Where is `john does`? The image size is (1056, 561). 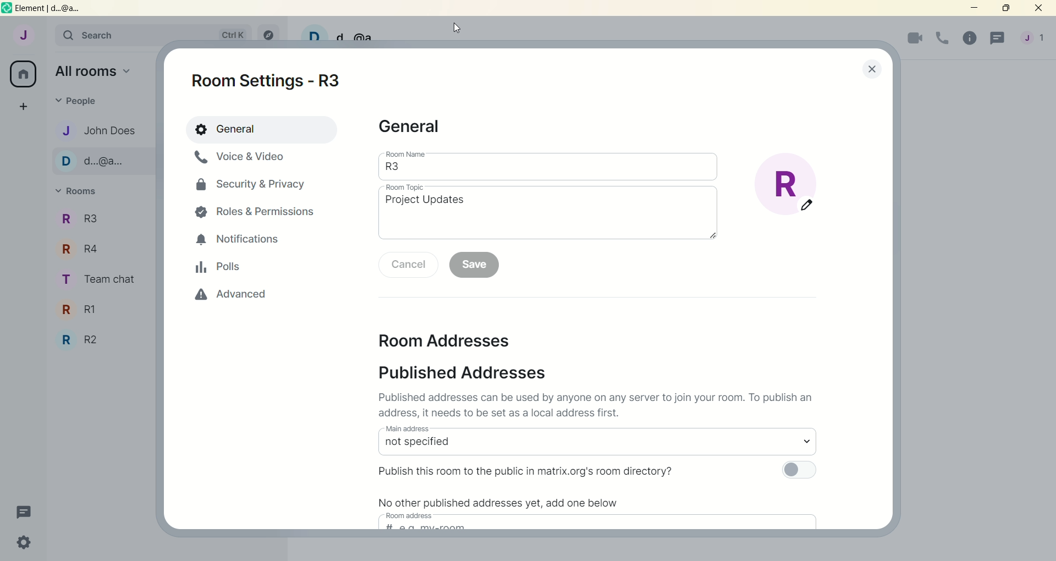 john does is located at coordinates (98, 129).